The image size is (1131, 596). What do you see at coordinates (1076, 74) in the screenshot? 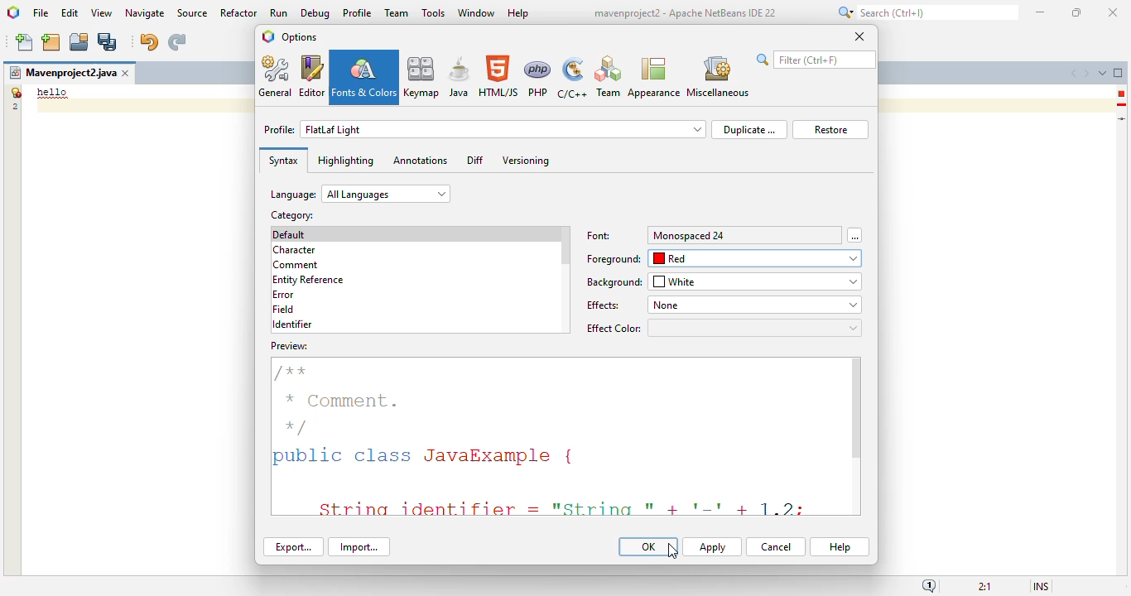
I see `scroll documents left` at bounding box center [1076, 74].